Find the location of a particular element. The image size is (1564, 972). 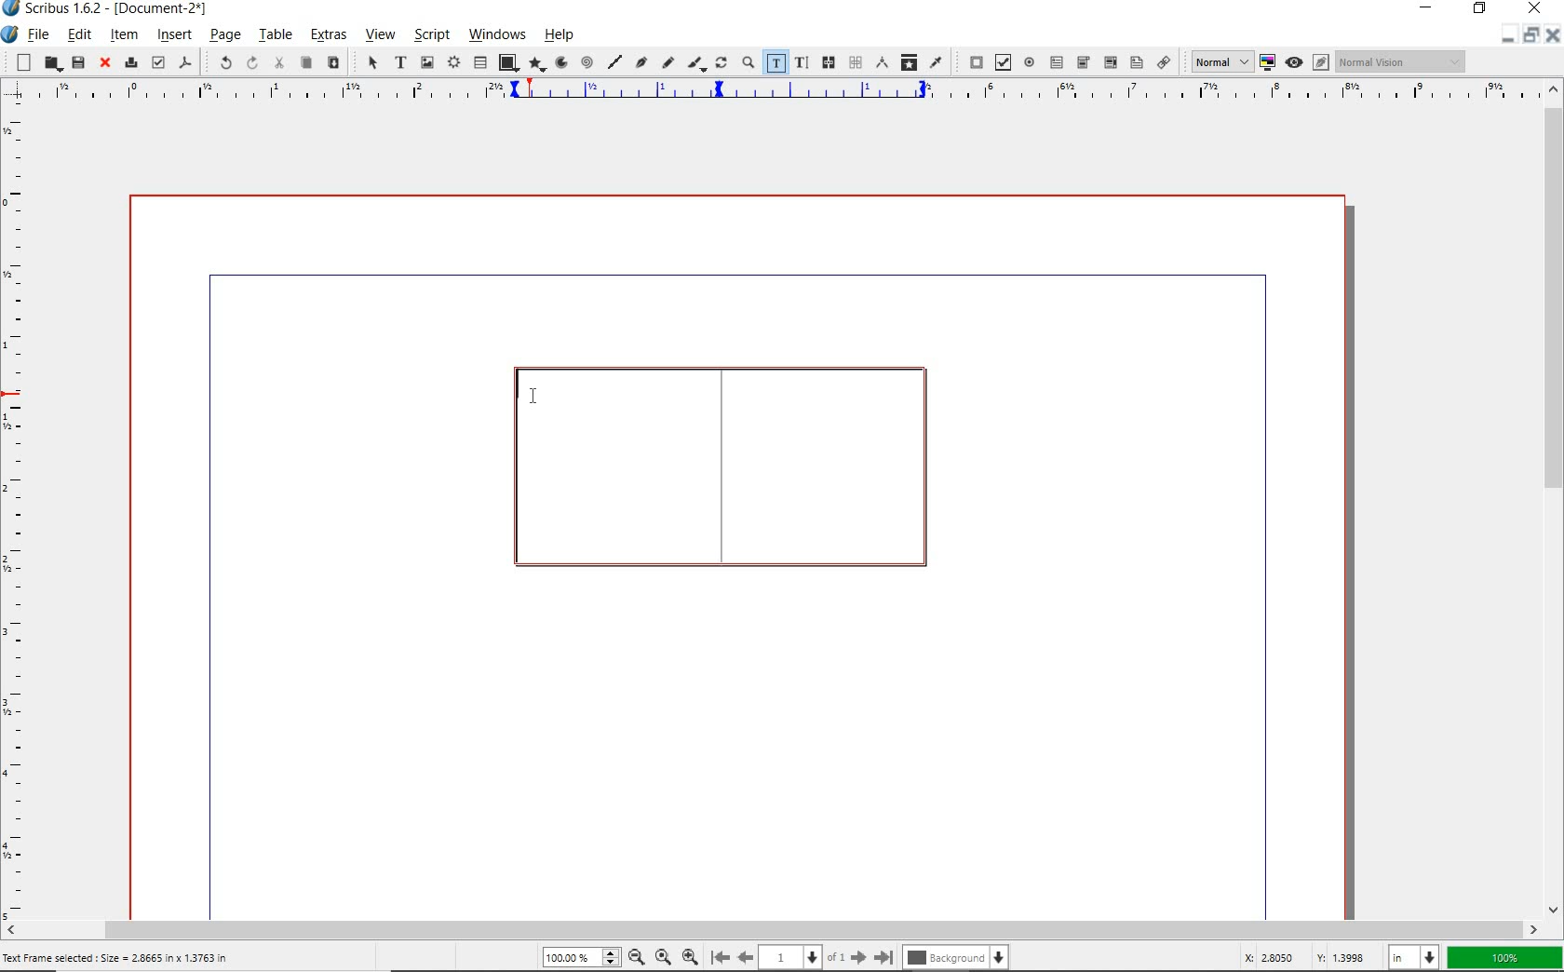

text frame is located at coordinates (400, 62).